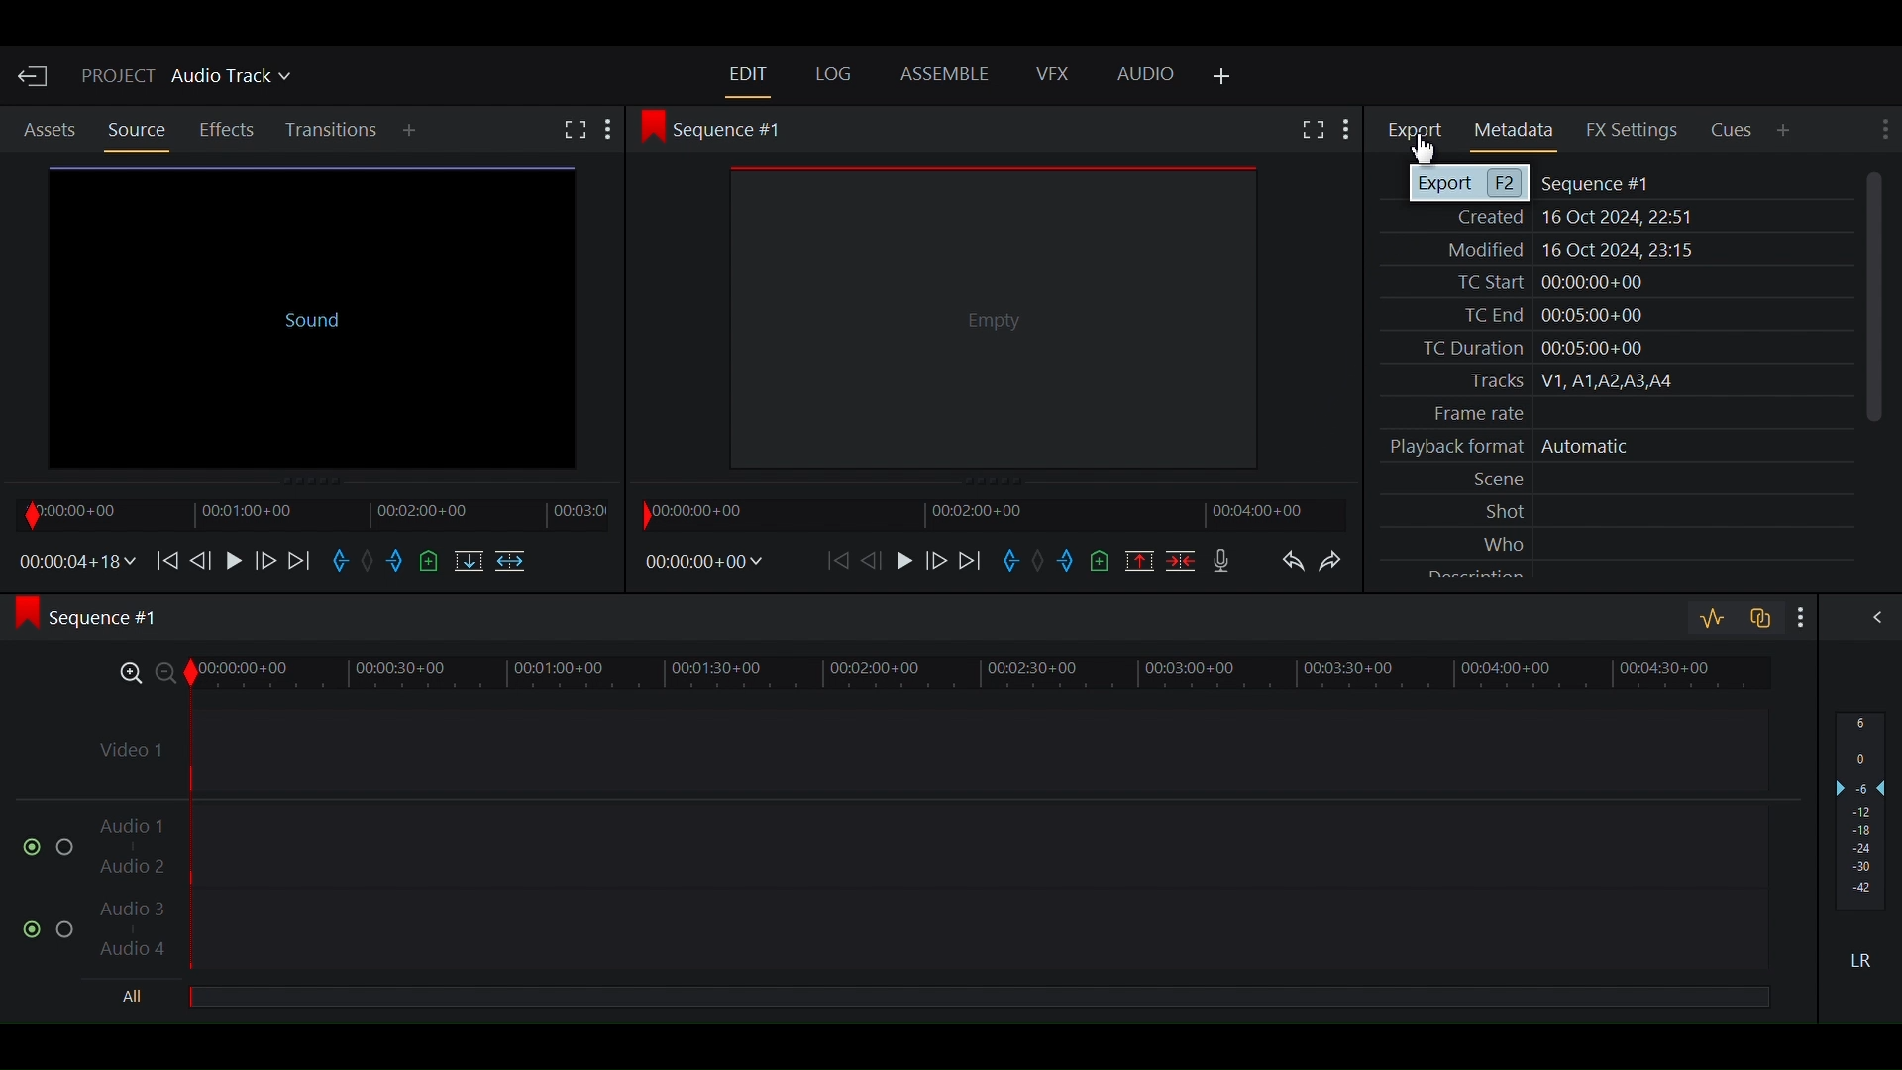 The image size is (1902, 1070). I want to click on Nudge one frame backward, so click(203, 558).